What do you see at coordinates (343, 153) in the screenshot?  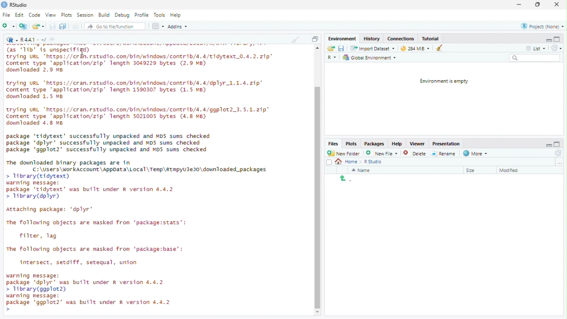 I see `New Folder` at bounding box center [343, 153].